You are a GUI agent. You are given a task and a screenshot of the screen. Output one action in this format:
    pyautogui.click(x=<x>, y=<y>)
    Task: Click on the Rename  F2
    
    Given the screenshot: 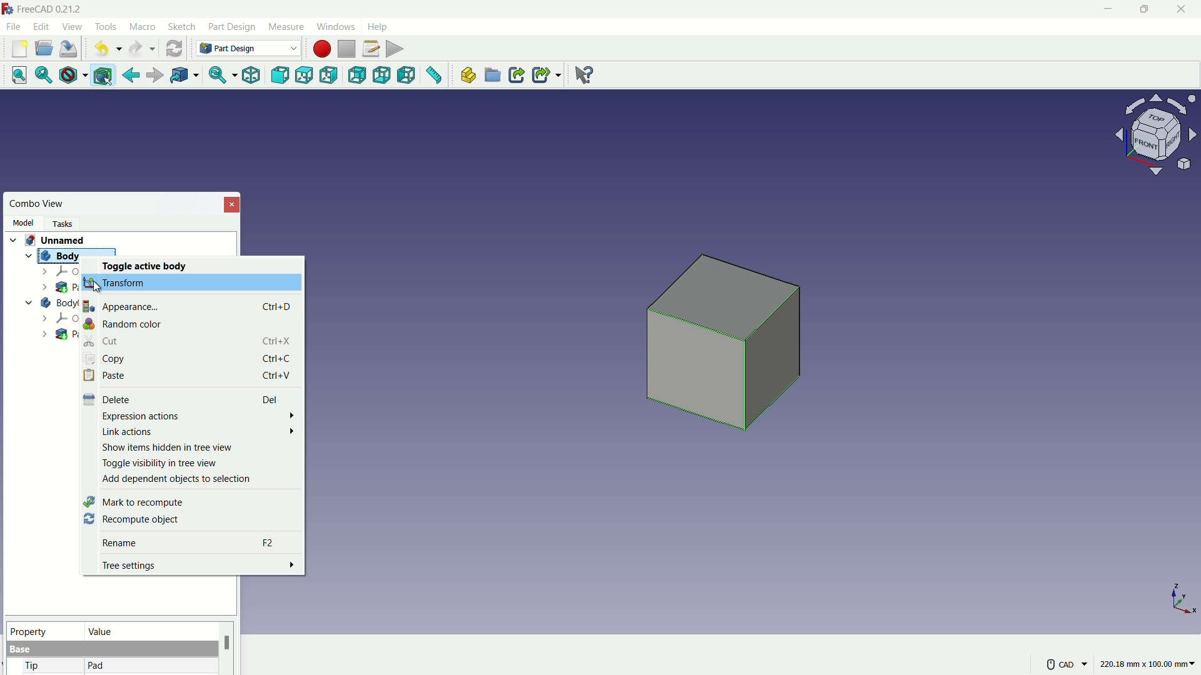 What is the action you would take?
    pyautogui.click(x=191, y=543)
    